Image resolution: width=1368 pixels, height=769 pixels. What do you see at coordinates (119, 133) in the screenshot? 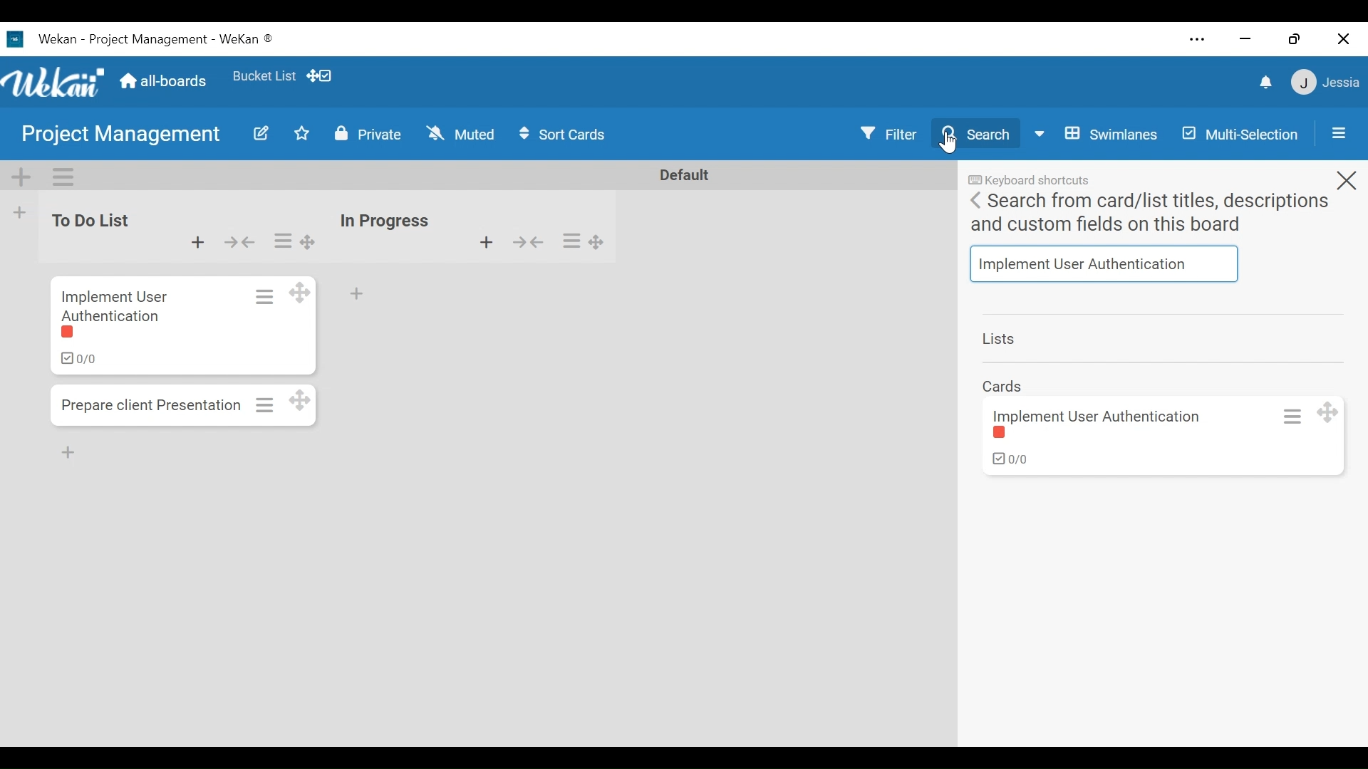
I see `Board Name` at bounding box center [119, 133].